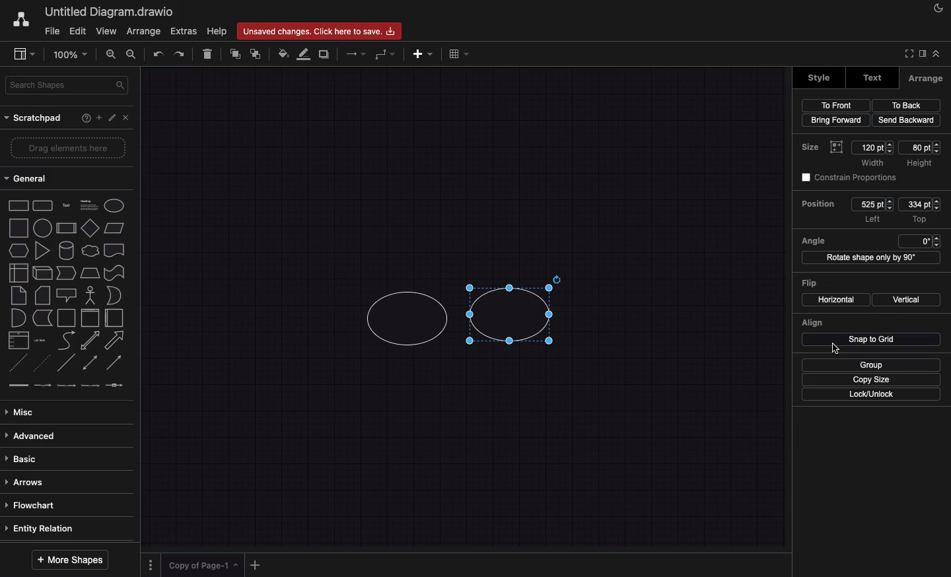 Image resolution: width=951 pixels, height=577 pixels. I want to click on search shapes, so click(67, 86).